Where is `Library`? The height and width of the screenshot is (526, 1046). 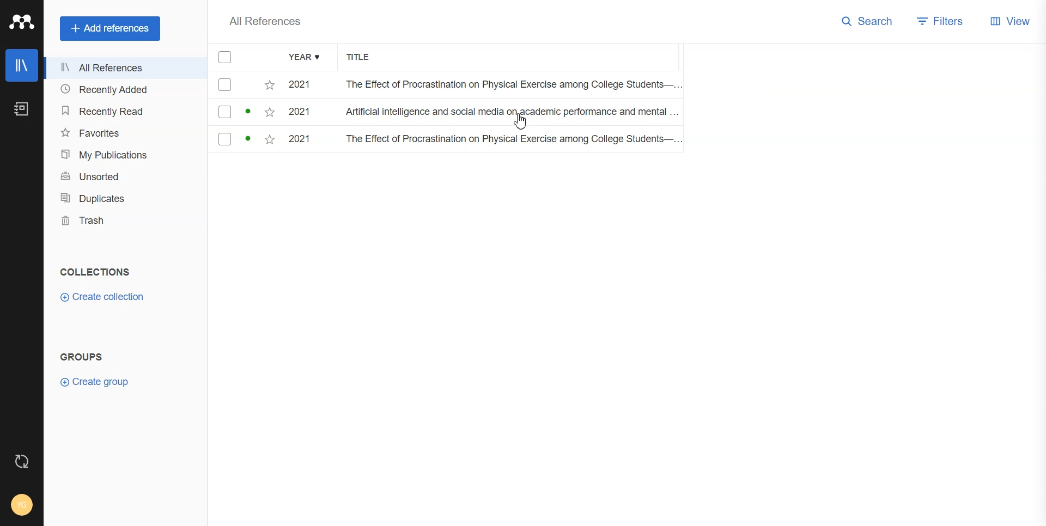 Library is located at coordinates (21, 65).